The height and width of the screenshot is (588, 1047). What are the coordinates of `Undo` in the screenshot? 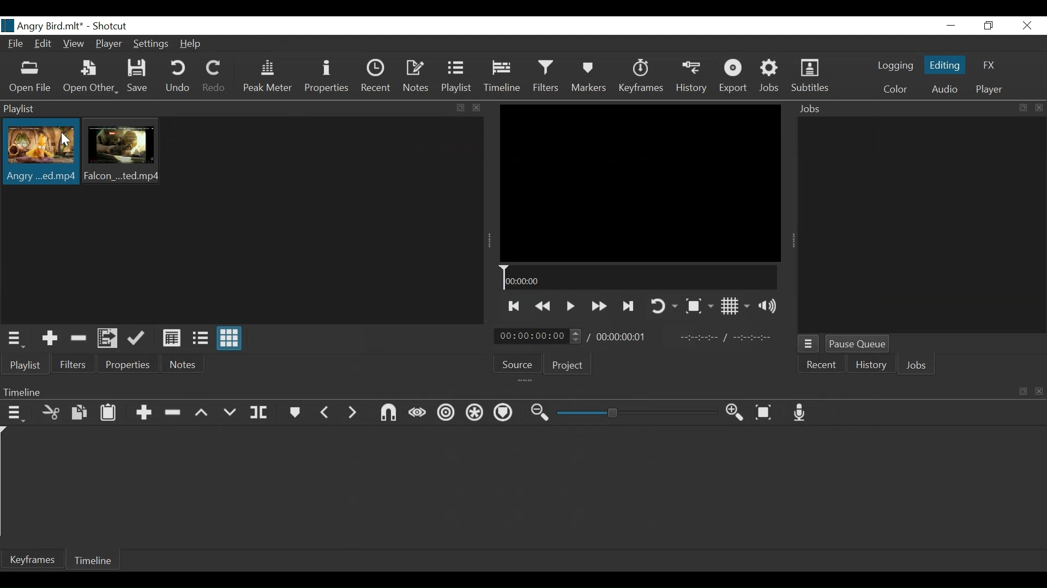 It's located at (177, 78).